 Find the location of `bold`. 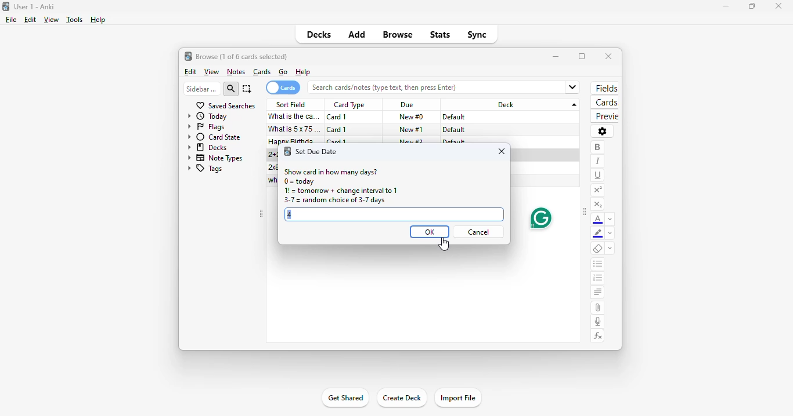

bold is located at coordinates (597, 147).